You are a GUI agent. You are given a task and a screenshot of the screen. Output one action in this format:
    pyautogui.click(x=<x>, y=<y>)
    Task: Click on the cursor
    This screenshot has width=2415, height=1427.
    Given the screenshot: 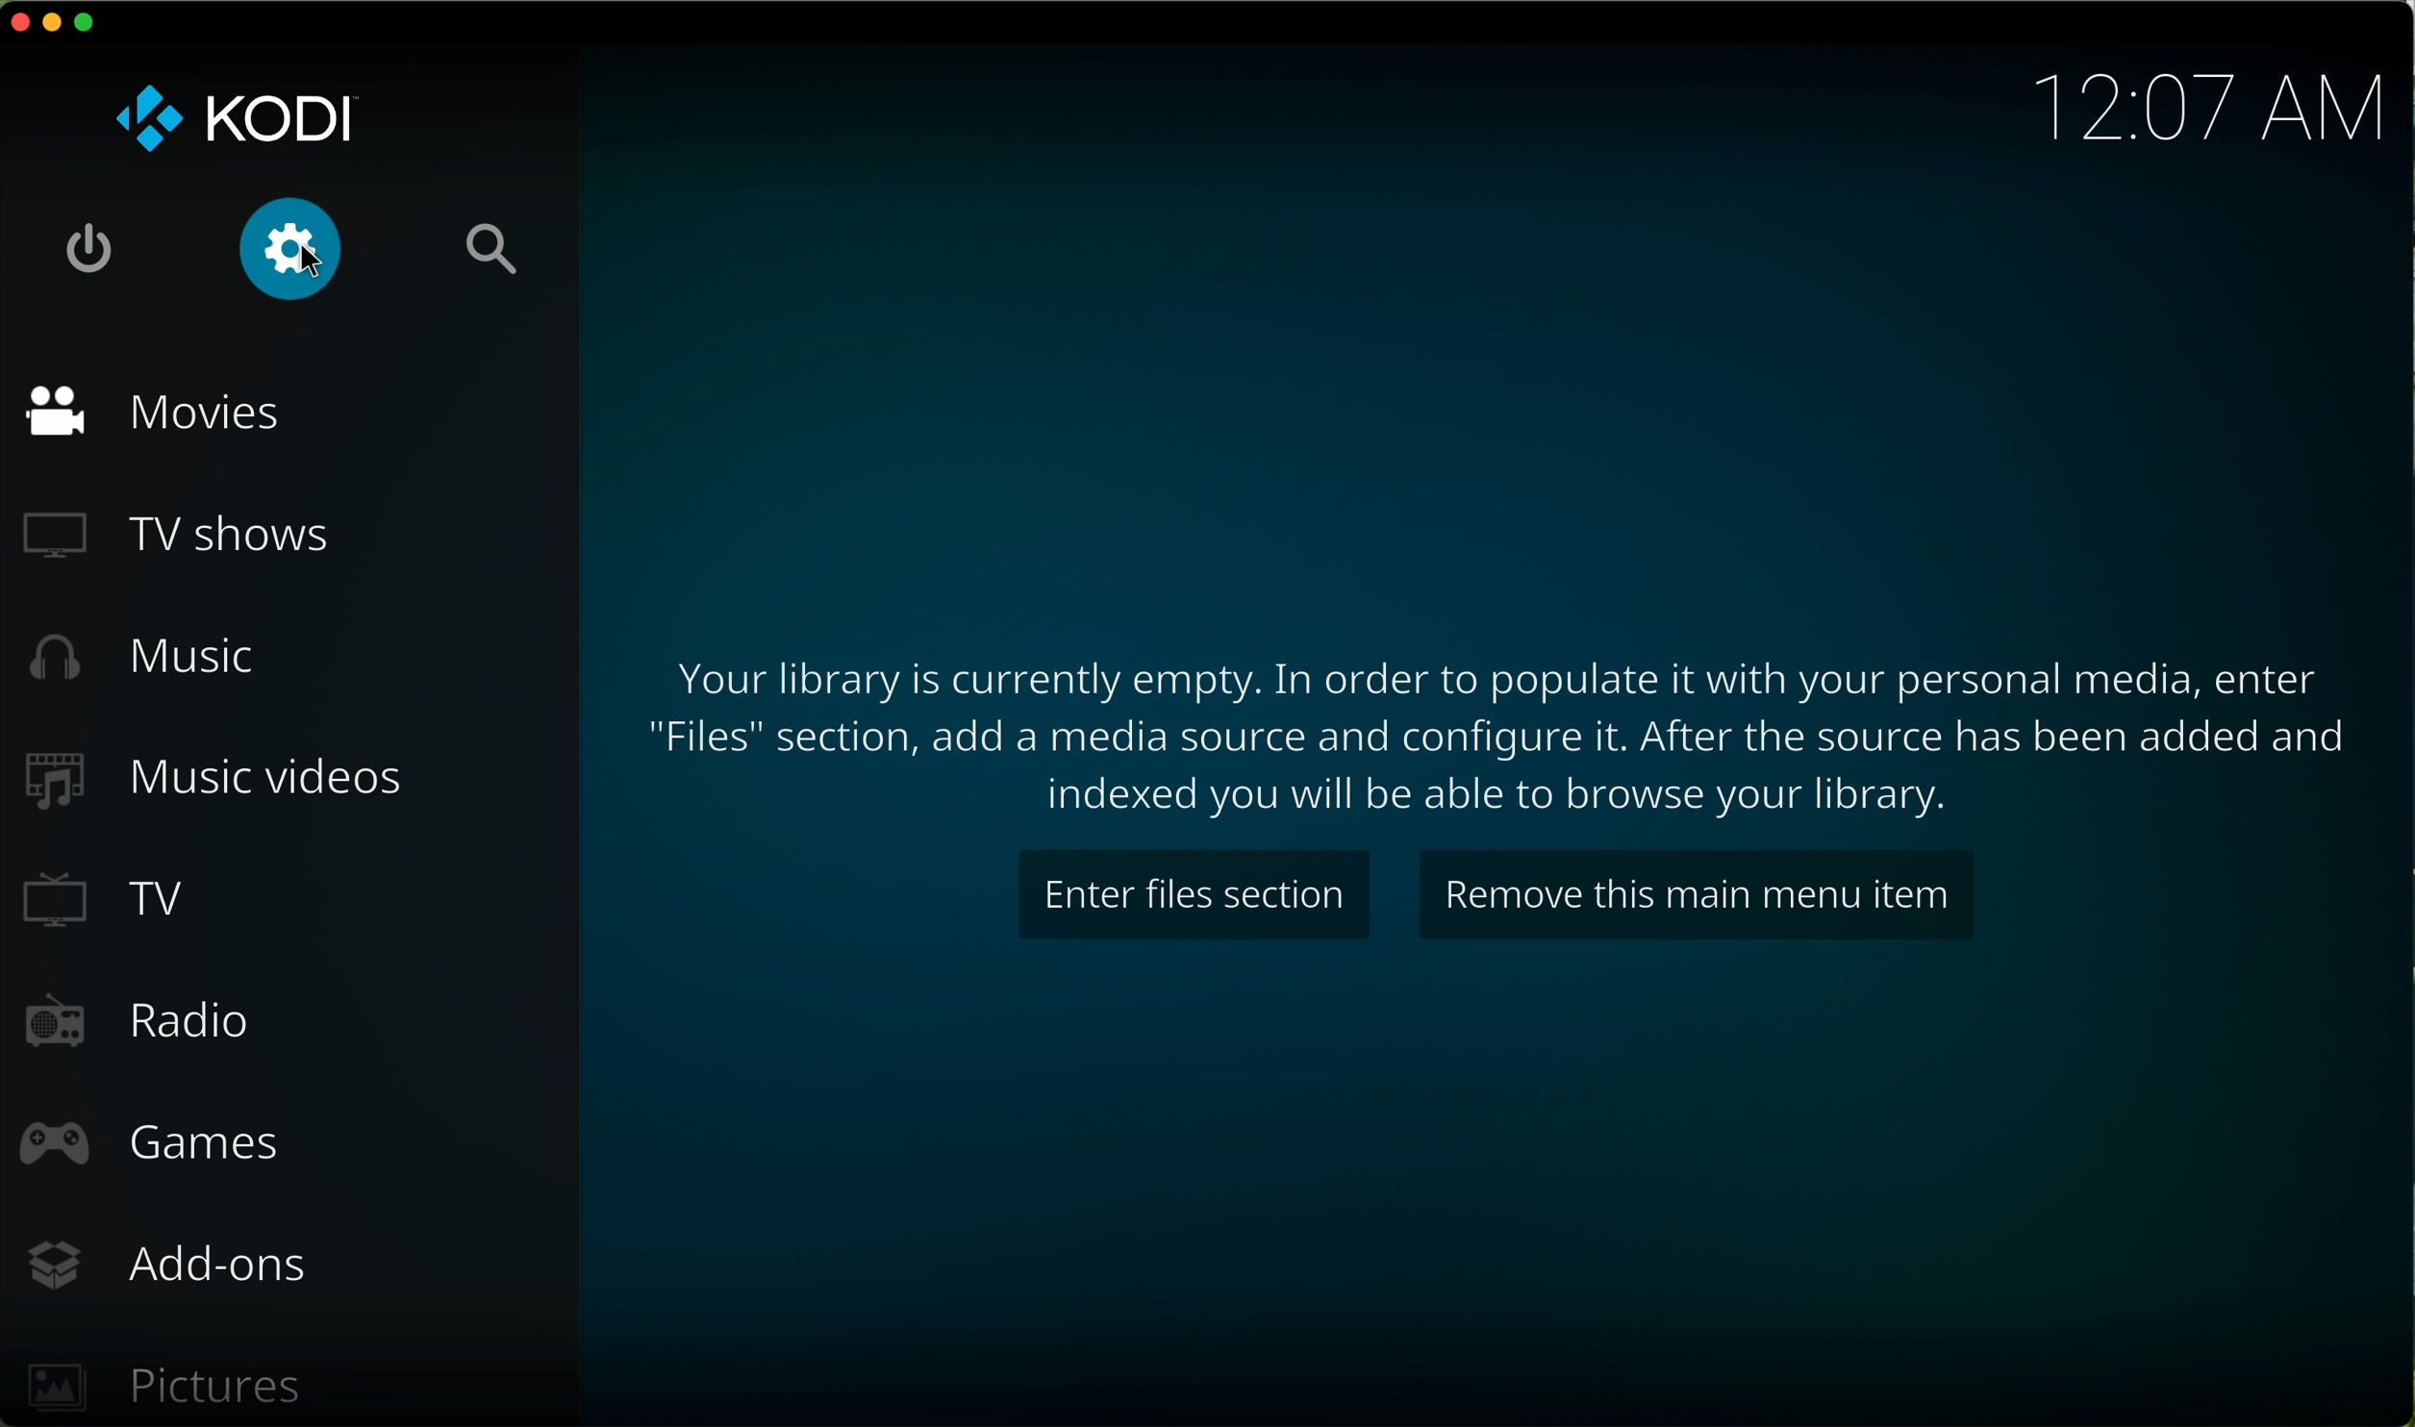 What is the action you would take?
    pyautogui.click(x=313, y=261)
    